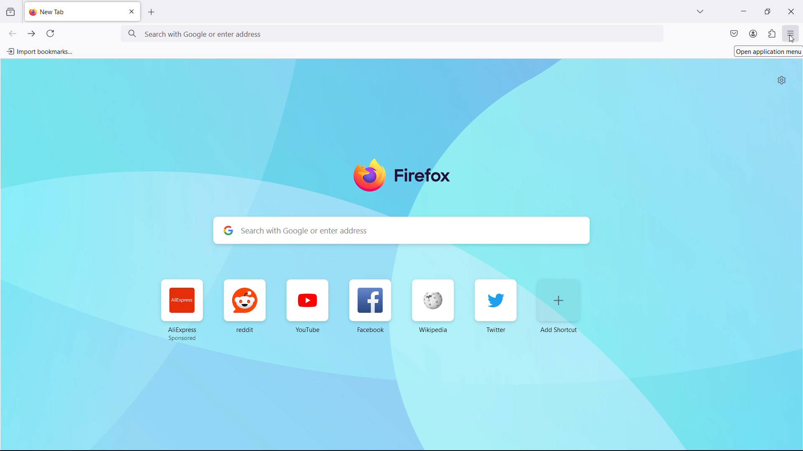 The image size is (803, 451). What do you see at coordinates (559, 306) in the screenshot?
I see `add shortcut` at bounding box center [559, 306].